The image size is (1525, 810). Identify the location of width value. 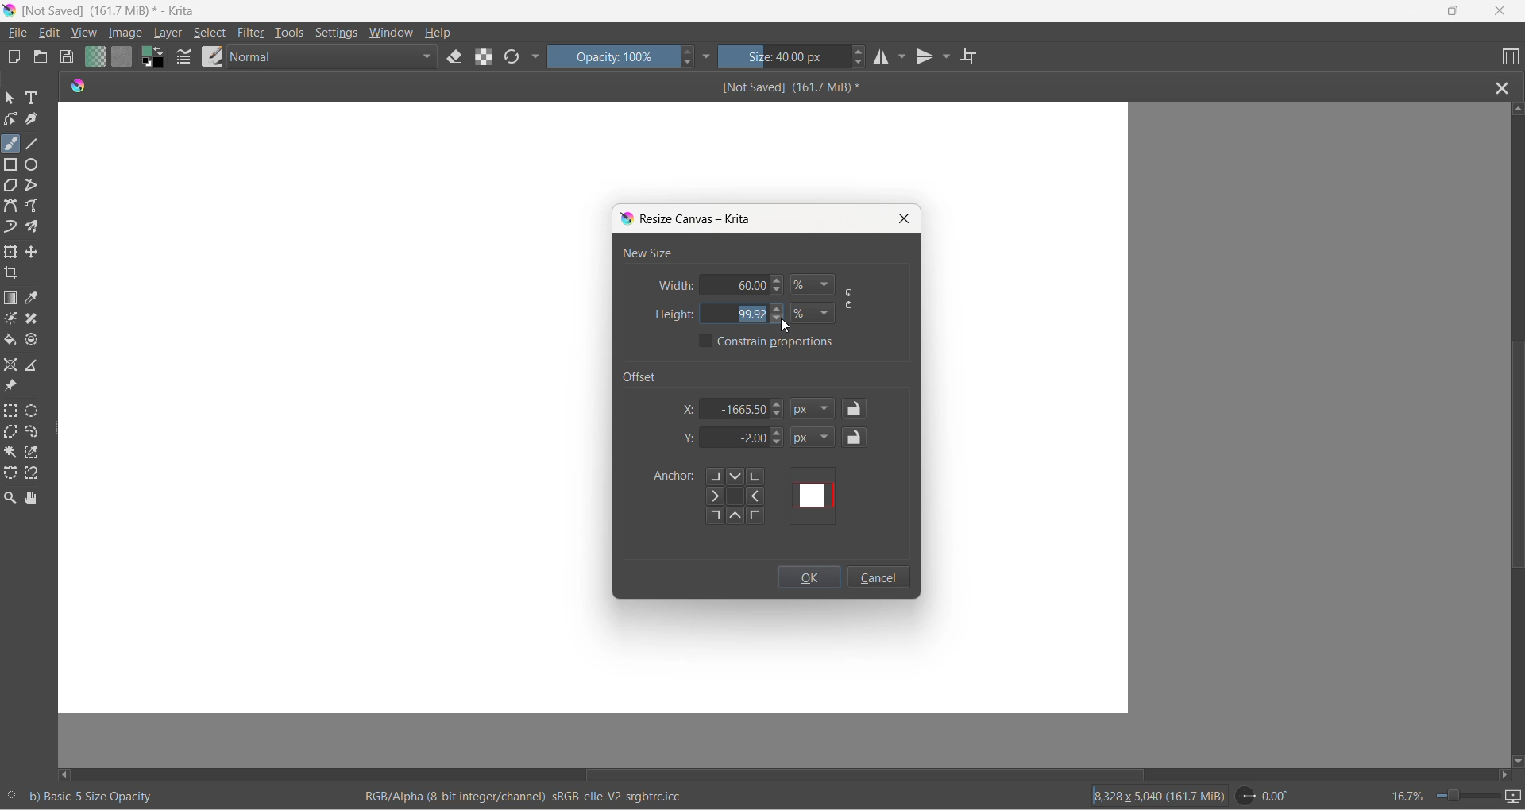
(760, 284).